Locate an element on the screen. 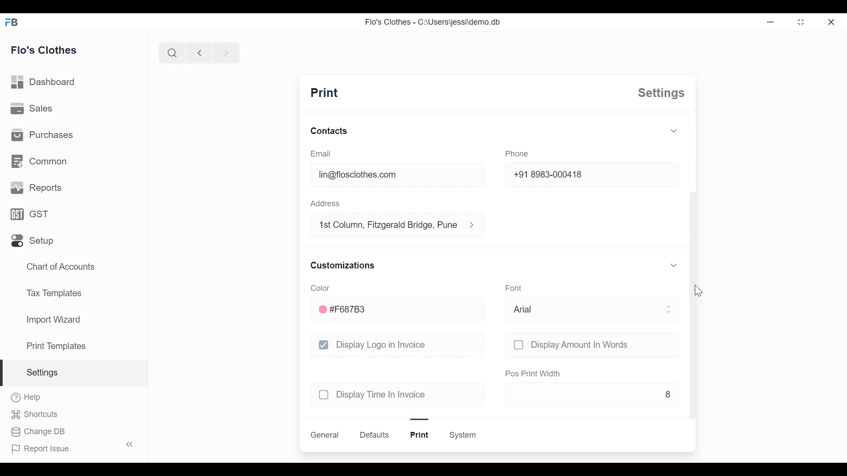 Image resolution: width=847 pixels, height=476 pixels. Minimize is located at coordinates (769, 22).